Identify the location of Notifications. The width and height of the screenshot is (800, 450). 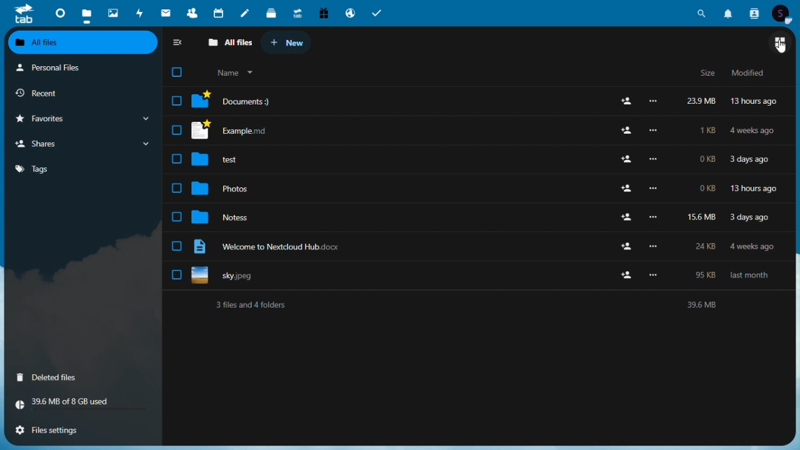
(729, 12).